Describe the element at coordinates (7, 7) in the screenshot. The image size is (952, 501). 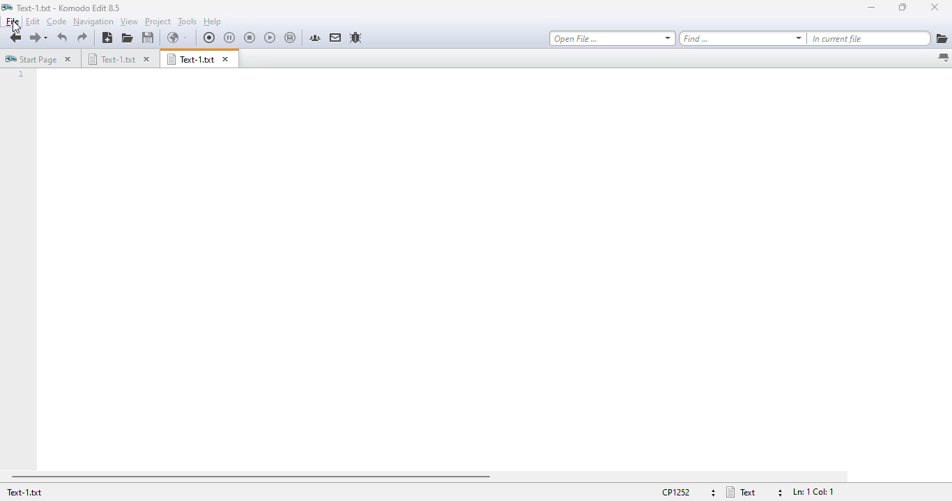
I see `logo` at that location.